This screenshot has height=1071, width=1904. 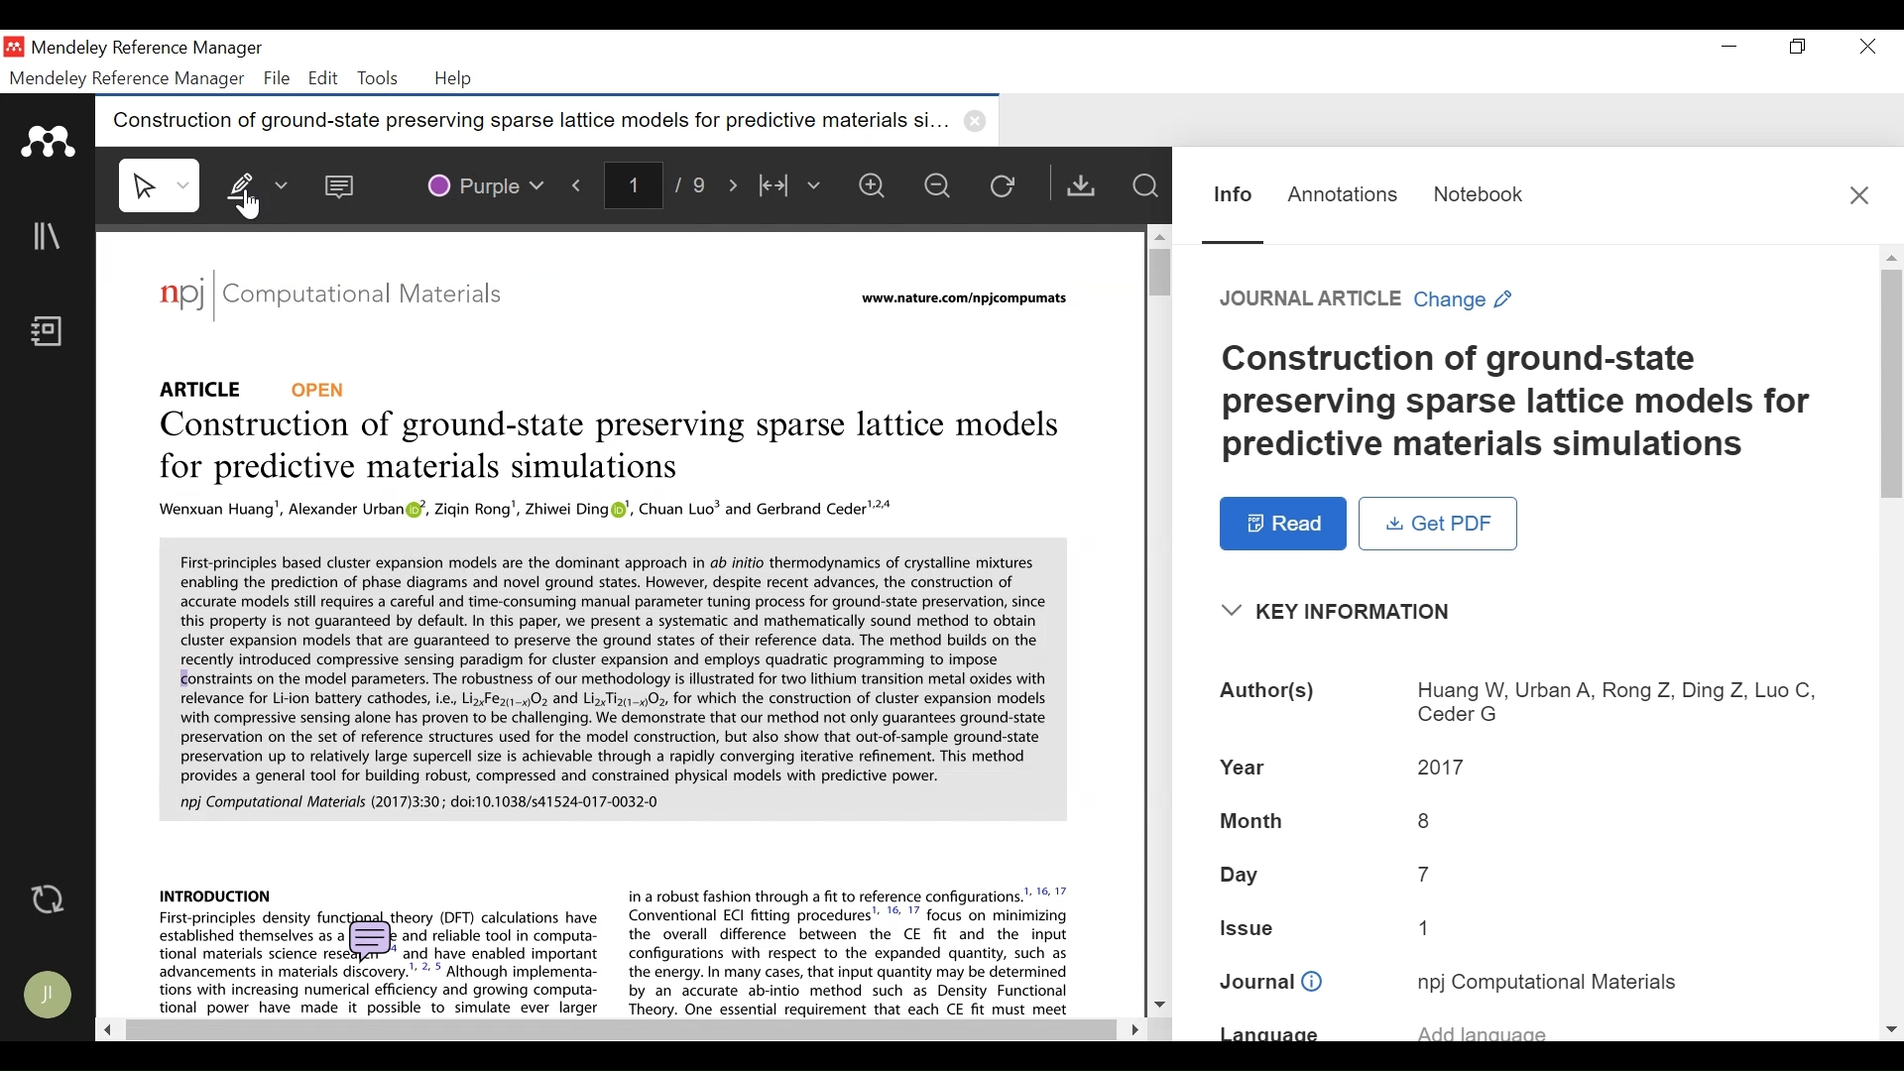 What do you see at coordinates (1008, 184) in the screenshot?
I see `Reload` at bounding box center [1008, 184].